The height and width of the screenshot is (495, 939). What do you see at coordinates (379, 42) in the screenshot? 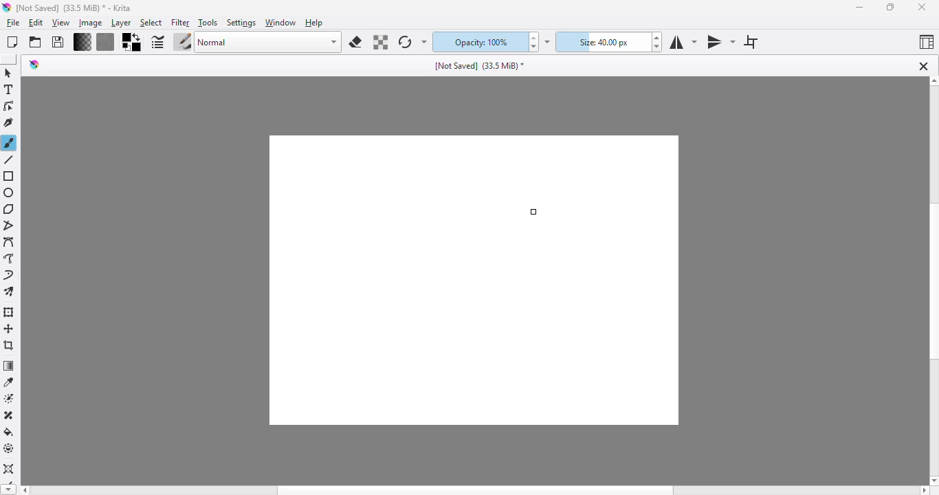
I see `preserve alpha` at bounding box center [379, 42].